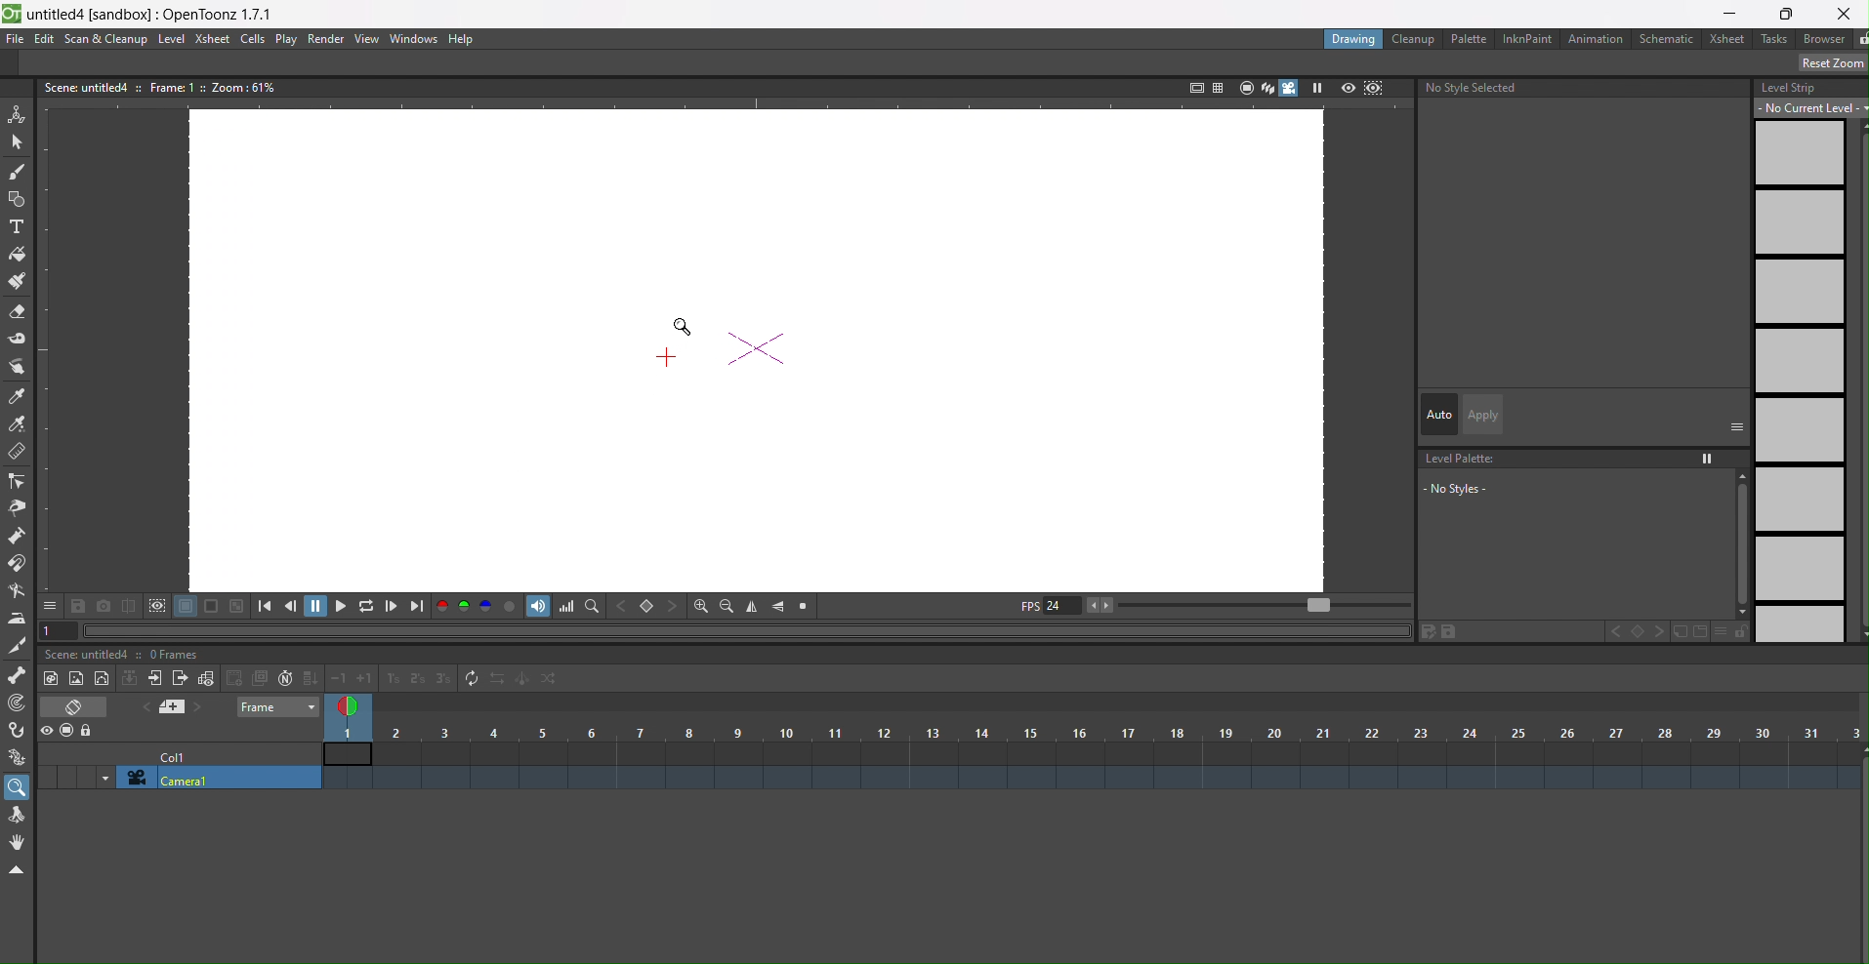 This screenshot has height=964, width=1869. I want to click on apply, so click(1480, 414).